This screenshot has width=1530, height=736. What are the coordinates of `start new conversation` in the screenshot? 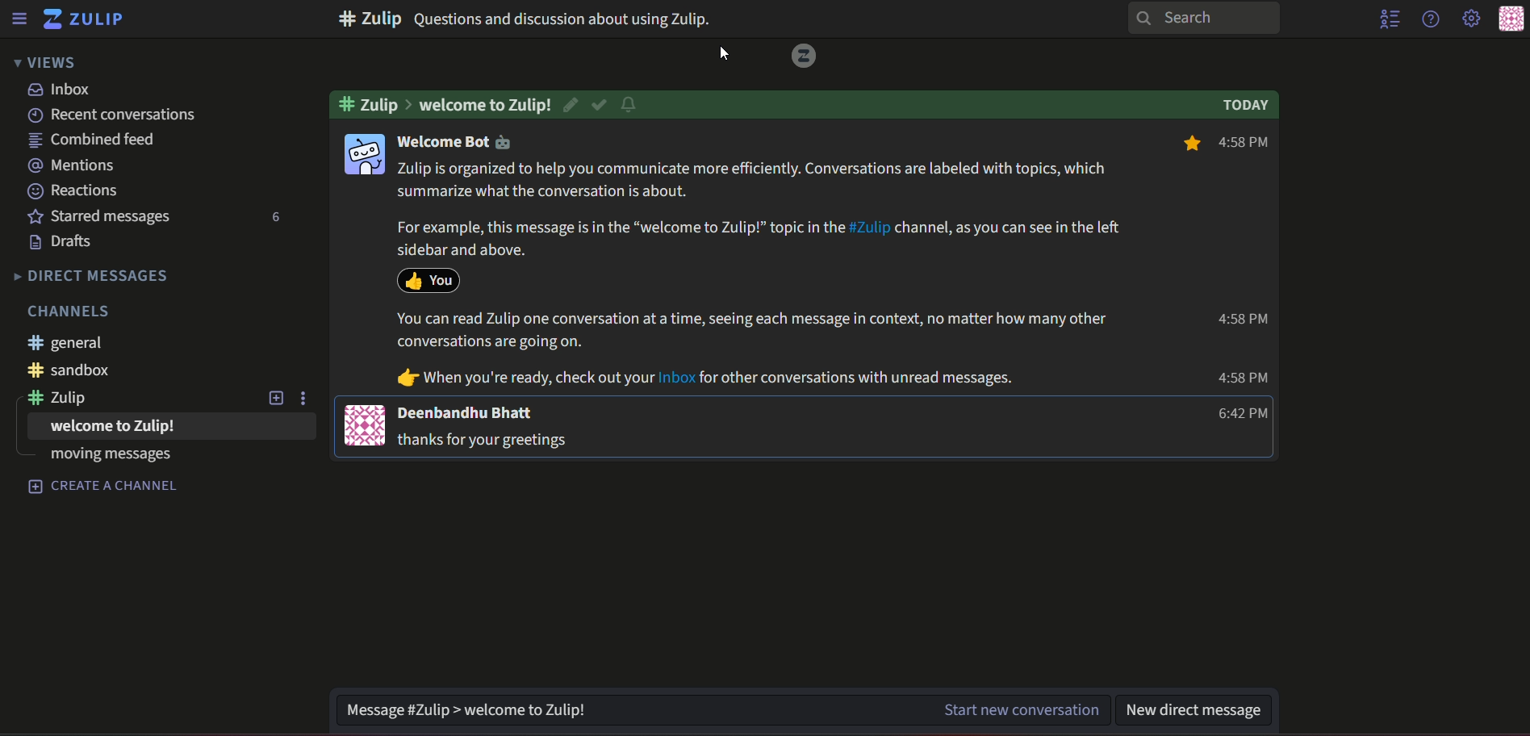 It's located at (1018, 711).